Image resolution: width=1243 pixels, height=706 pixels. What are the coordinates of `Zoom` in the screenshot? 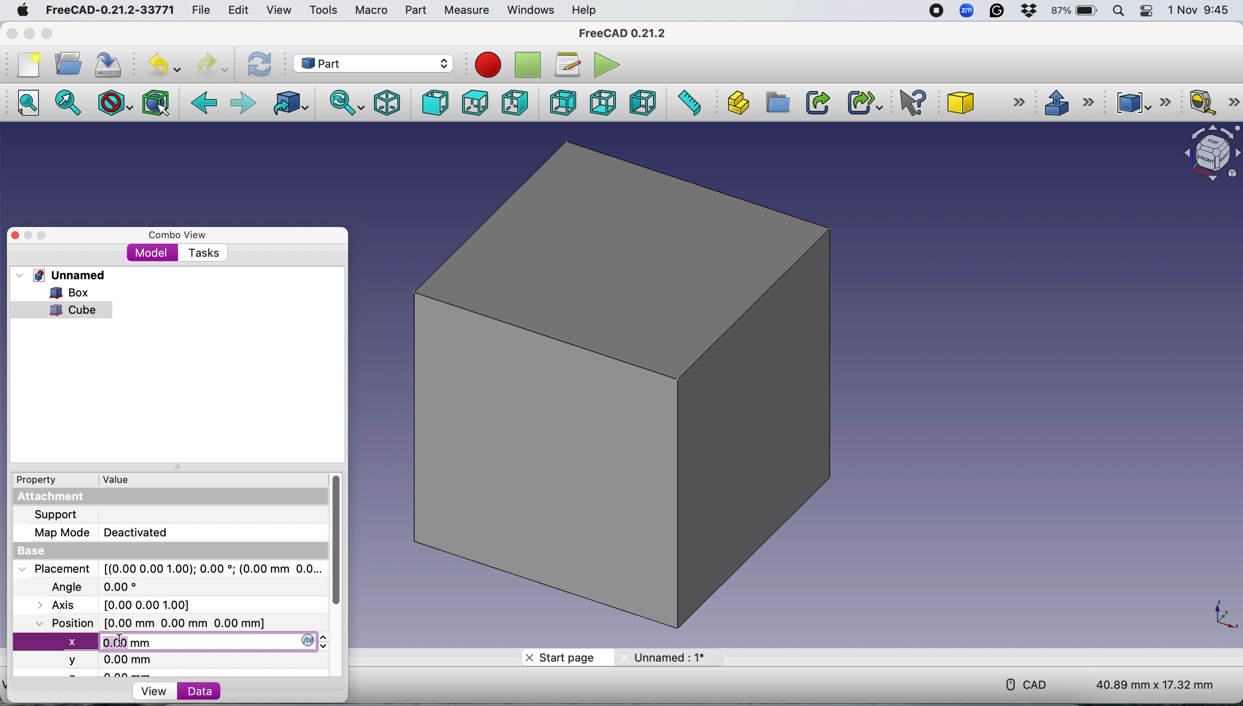 It's located at (967, 12).